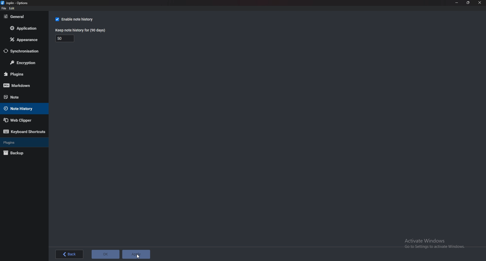  Describe the element at coordinates (25, 131) in the screenshot. I see `Keyboard shortcuts` at that location.